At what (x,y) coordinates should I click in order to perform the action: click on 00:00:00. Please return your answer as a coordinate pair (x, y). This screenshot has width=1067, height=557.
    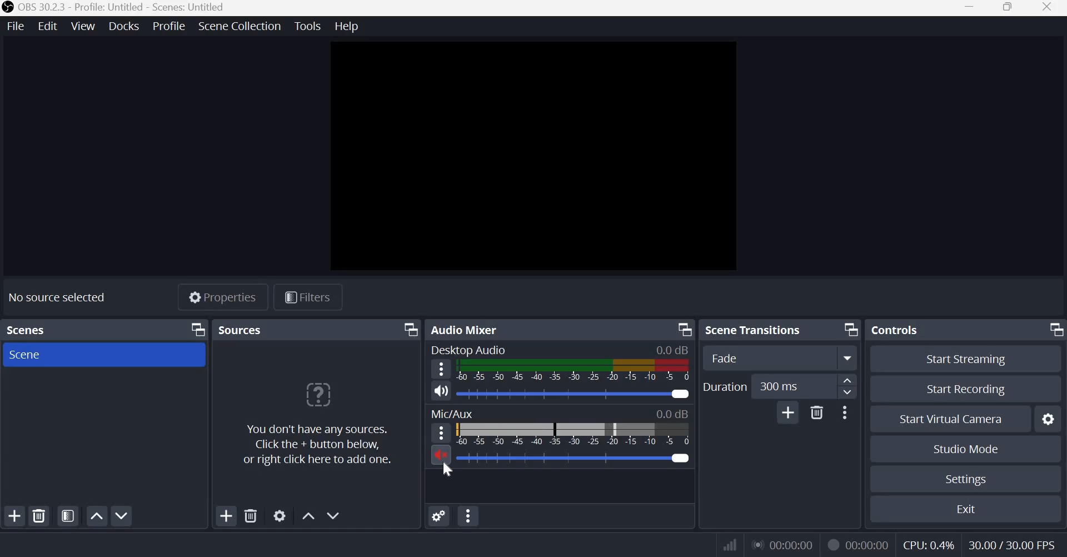
    Looking at the image, I should click on (781, 544).